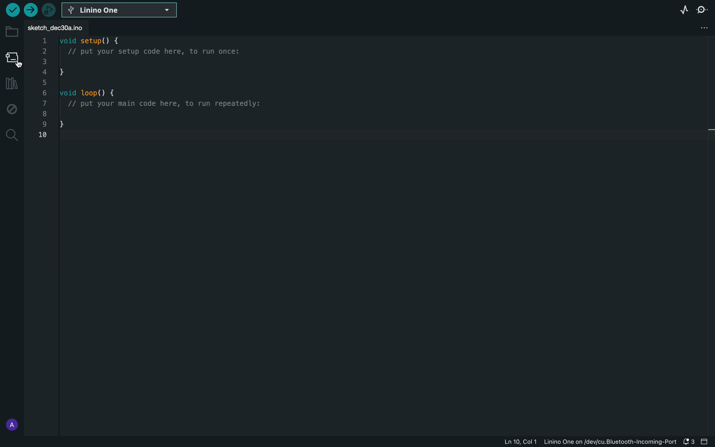 The image size is (715, 447). What do you see at coordinates (30, 10) in the screenshot?
I see `upload` at bounding box center [30, 10].